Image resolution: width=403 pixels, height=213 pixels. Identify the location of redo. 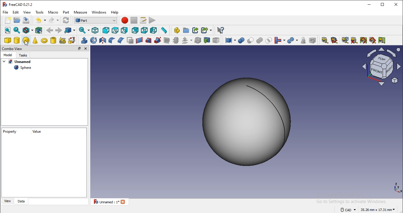
(52, 20).